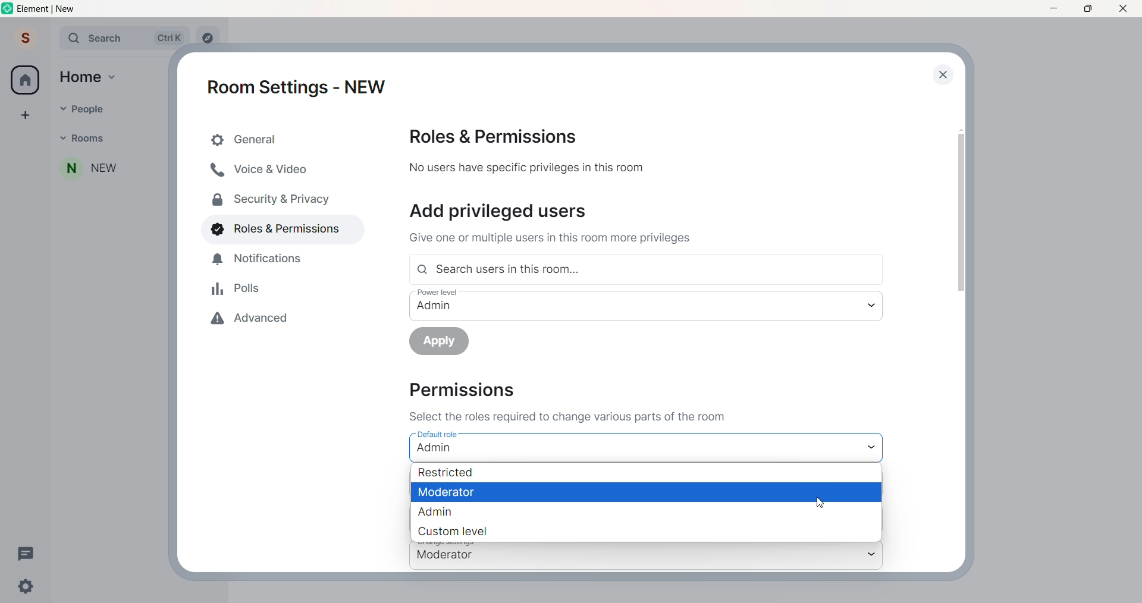 The width and height of the screenshot is (1142, 603). What do you see at coordinates (24, 111) in the screenshot?
I see `create space` at bounding box center [24, 111].